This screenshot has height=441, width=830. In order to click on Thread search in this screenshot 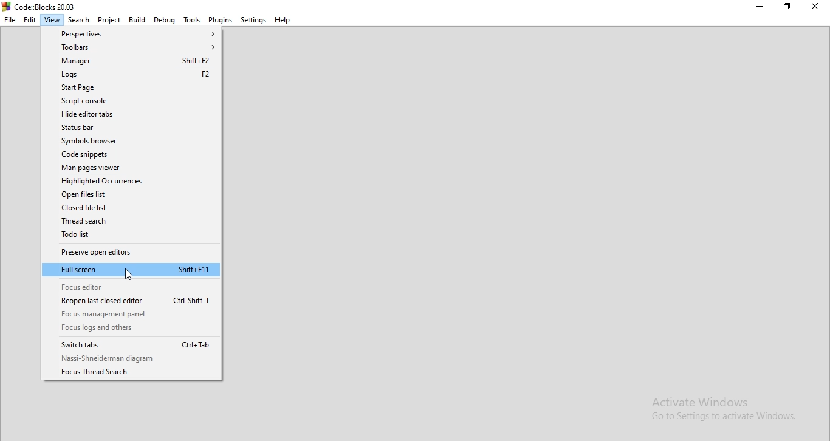, I will do `click(131, 221)`.